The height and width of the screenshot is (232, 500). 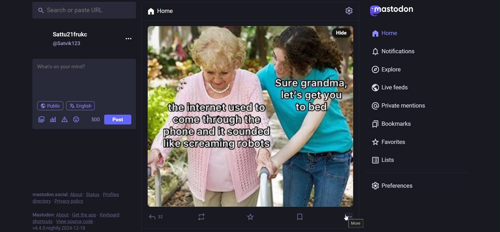 I want to click on private mention, so click(x=399, y=105).